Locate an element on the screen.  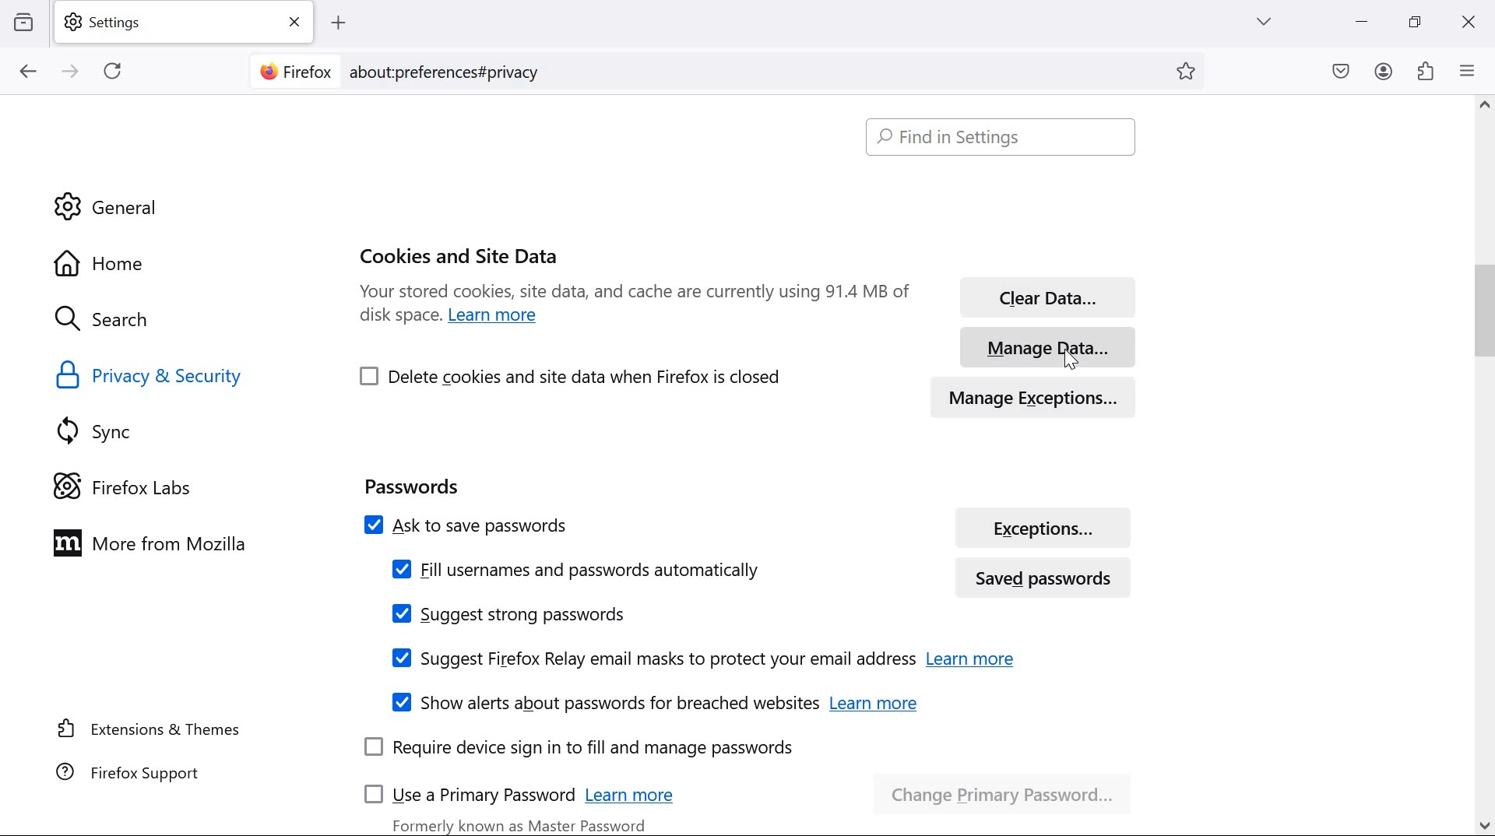
Suggest strong passwords is located at coordinates (509, 614).